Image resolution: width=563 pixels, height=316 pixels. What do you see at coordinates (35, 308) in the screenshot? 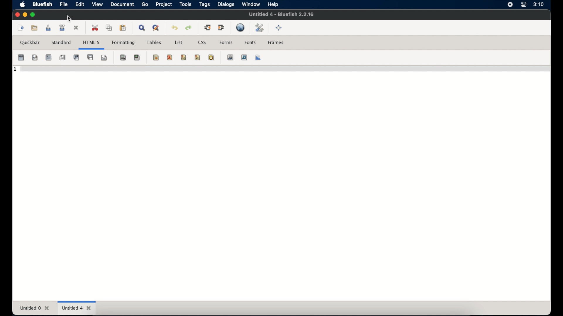
I see `untitled 0` at bounding box center [35, 308].